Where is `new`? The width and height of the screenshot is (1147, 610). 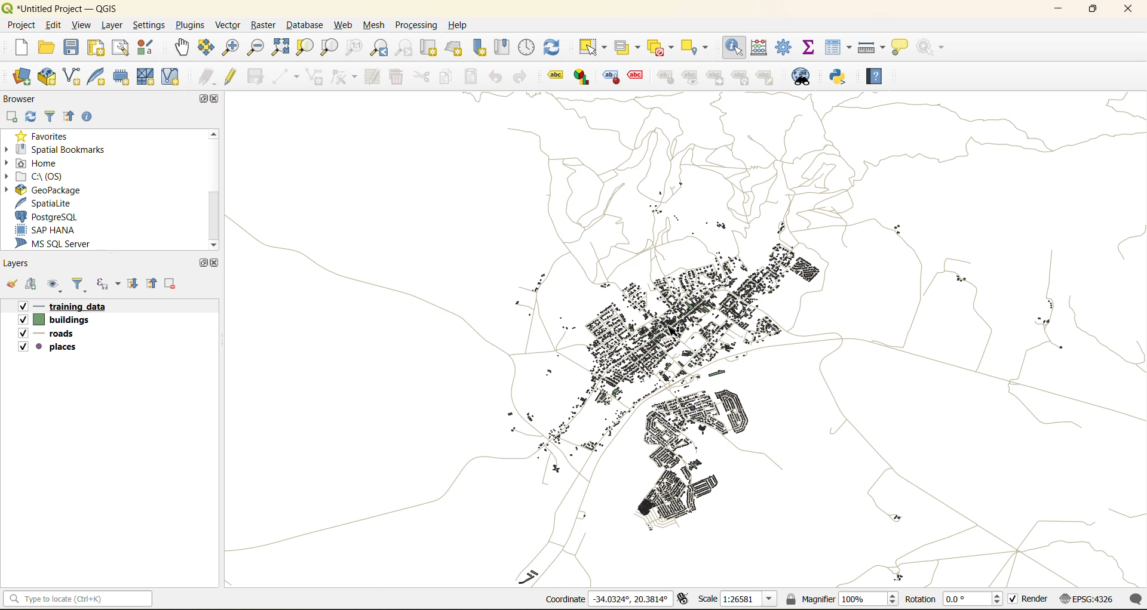 new is located at coordinates (15, 49).